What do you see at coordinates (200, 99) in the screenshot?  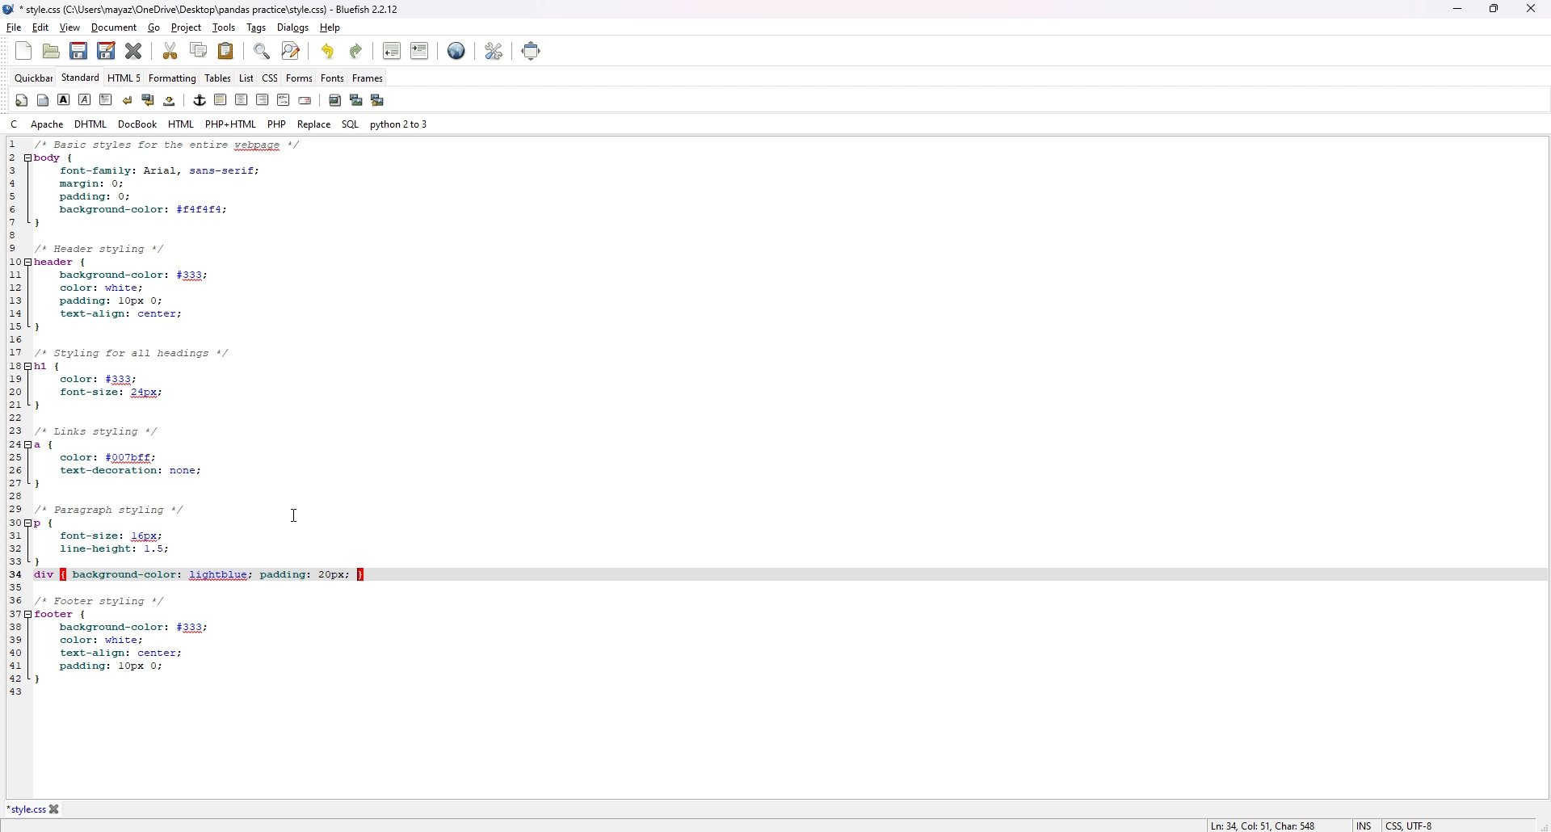 I see `anchor` at bounding box center [200, 99].